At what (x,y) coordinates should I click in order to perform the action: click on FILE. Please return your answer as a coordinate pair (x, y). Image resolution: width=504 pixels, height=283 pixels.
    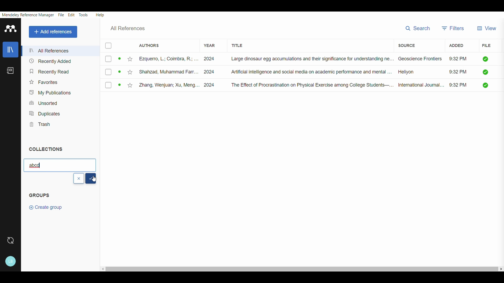
    Looking at the image, I should click on (486, 46).